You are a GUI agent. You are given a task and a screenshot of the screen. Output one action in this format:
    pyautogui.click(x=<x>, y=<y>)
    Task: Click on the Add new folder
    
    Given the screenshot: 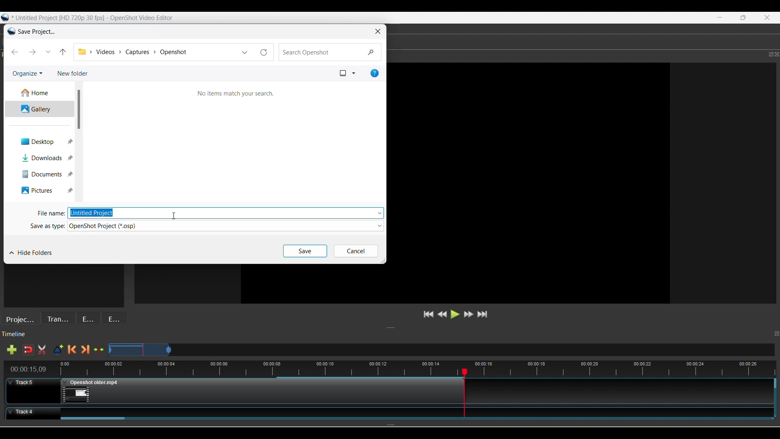 What is the action you would take?
    pyautogui.click(x=73, y=73)
    